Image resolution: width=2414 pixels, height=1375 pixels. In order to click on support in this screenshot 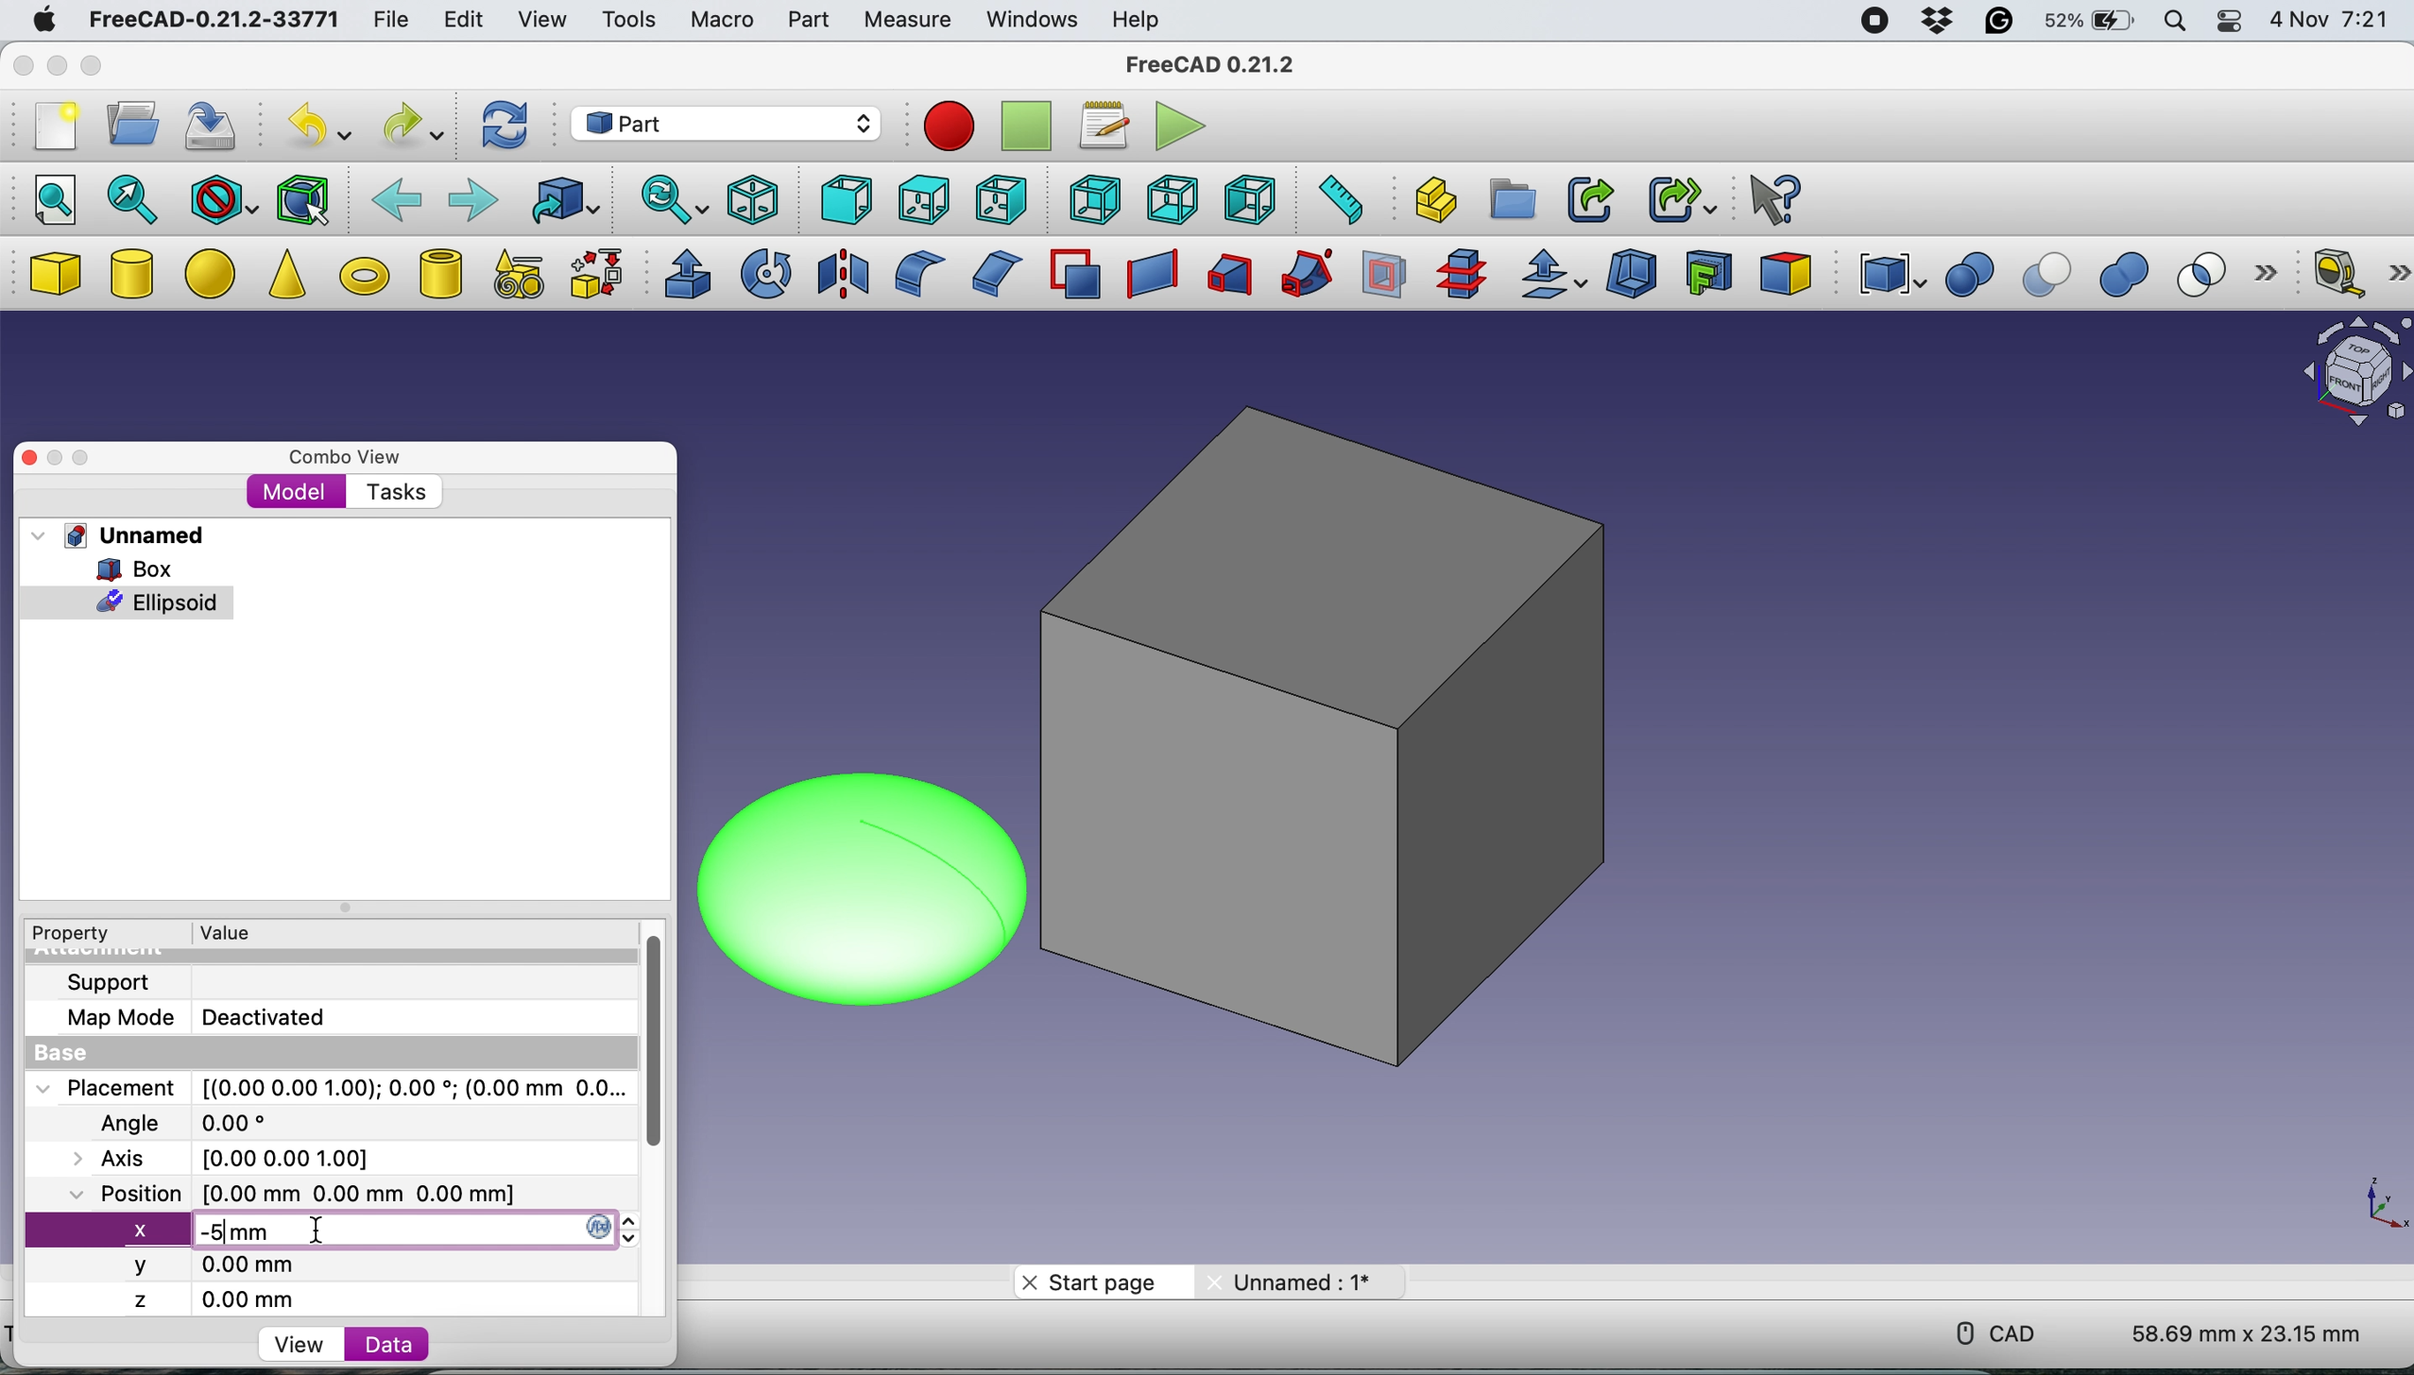, I will do `click(104, 982)`.